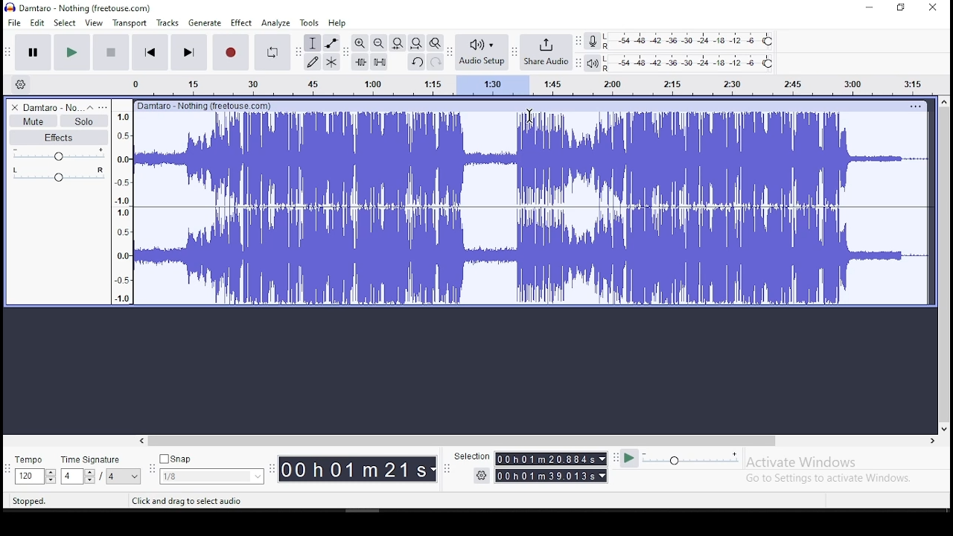 Image resolution: width=953 pixels, height=536 pixels. What do you see at coordinates (481, 51) in the screenshot?
I see `audio setup` at bounding box center [481, 51].